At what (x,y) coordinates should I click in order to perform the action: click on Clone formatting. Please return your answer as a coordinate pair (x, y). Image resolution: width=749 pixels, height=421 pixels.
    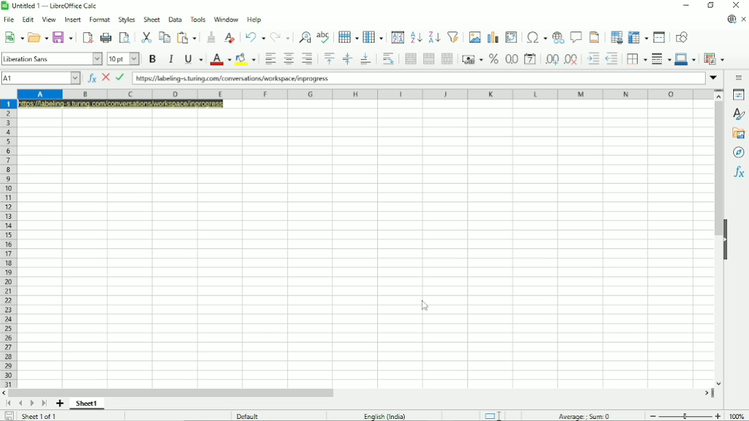
    Looking at the image, I should click on (211, 37).